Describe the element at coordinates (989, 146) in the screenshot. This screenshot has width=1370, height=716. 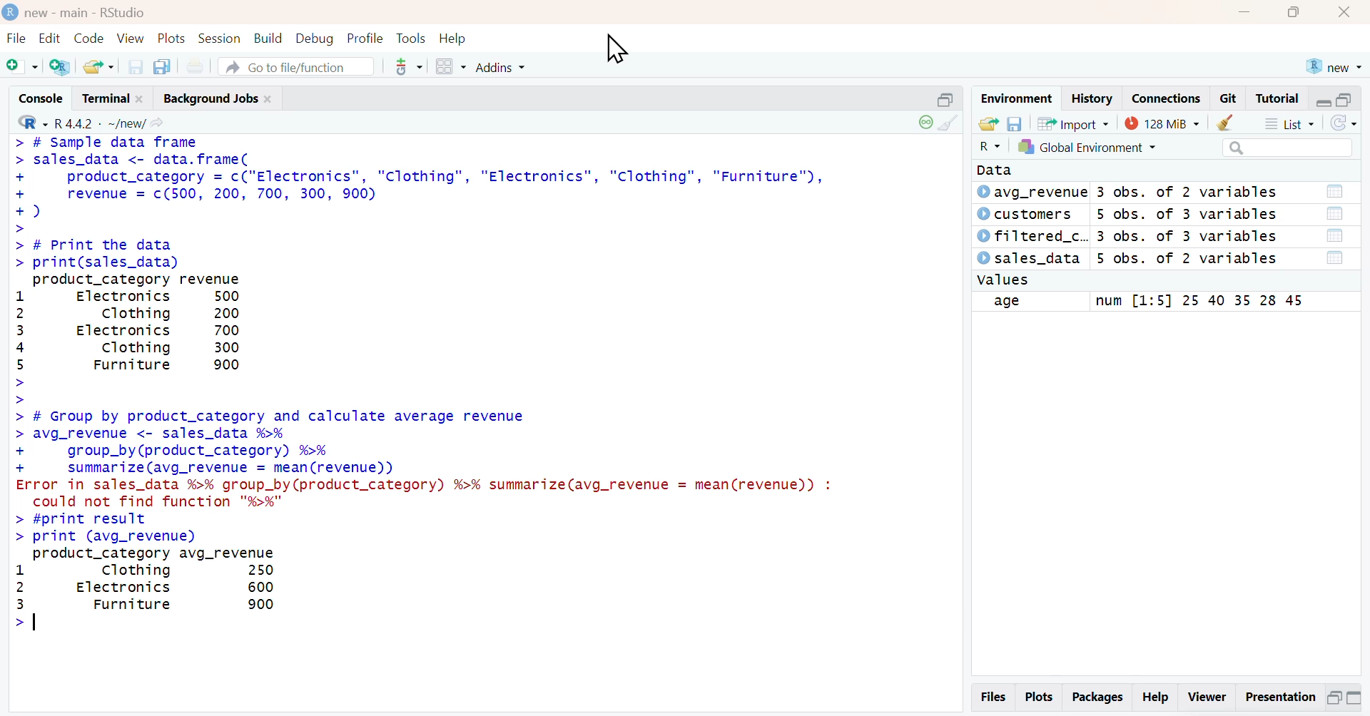
I see `Select Language - R` at that location.